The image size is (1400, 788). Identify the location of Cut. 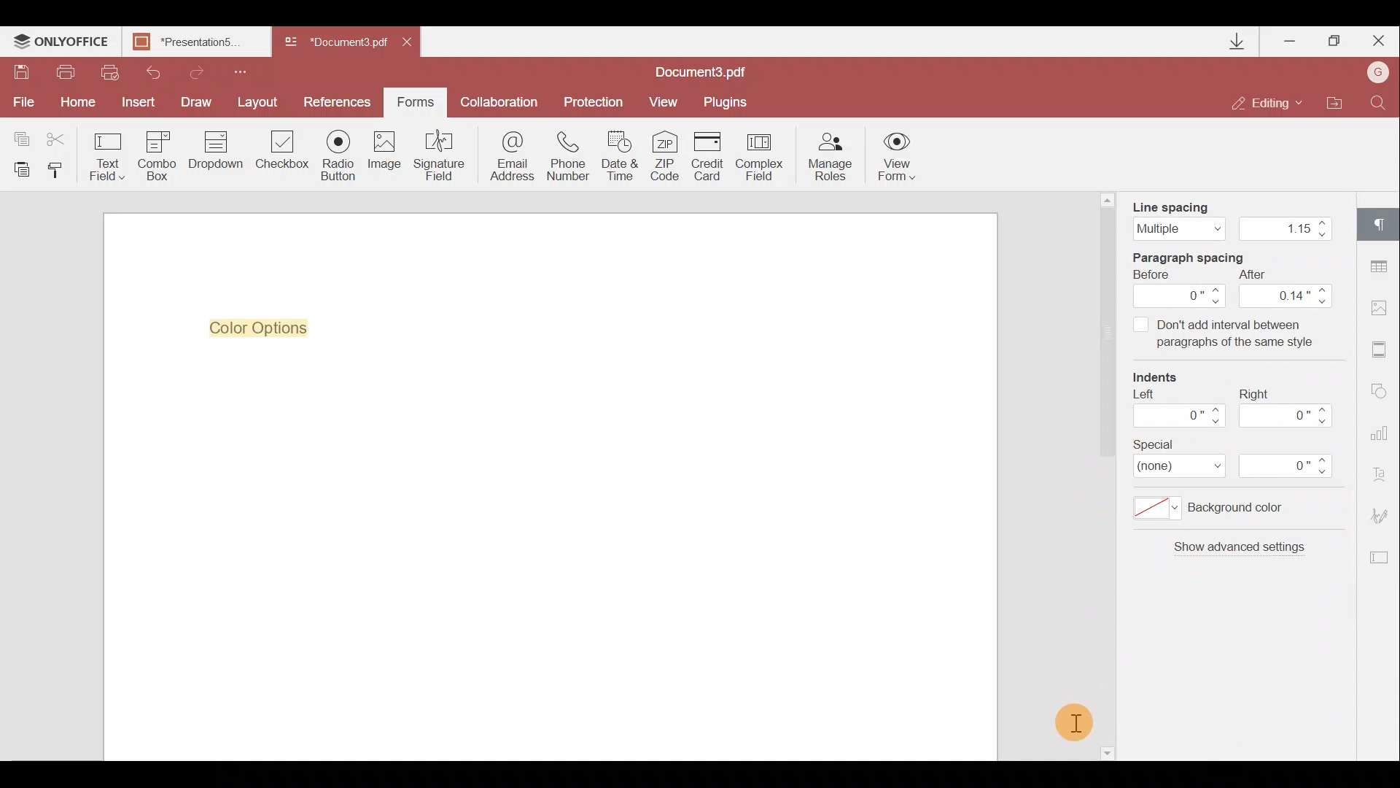
(58, 135).